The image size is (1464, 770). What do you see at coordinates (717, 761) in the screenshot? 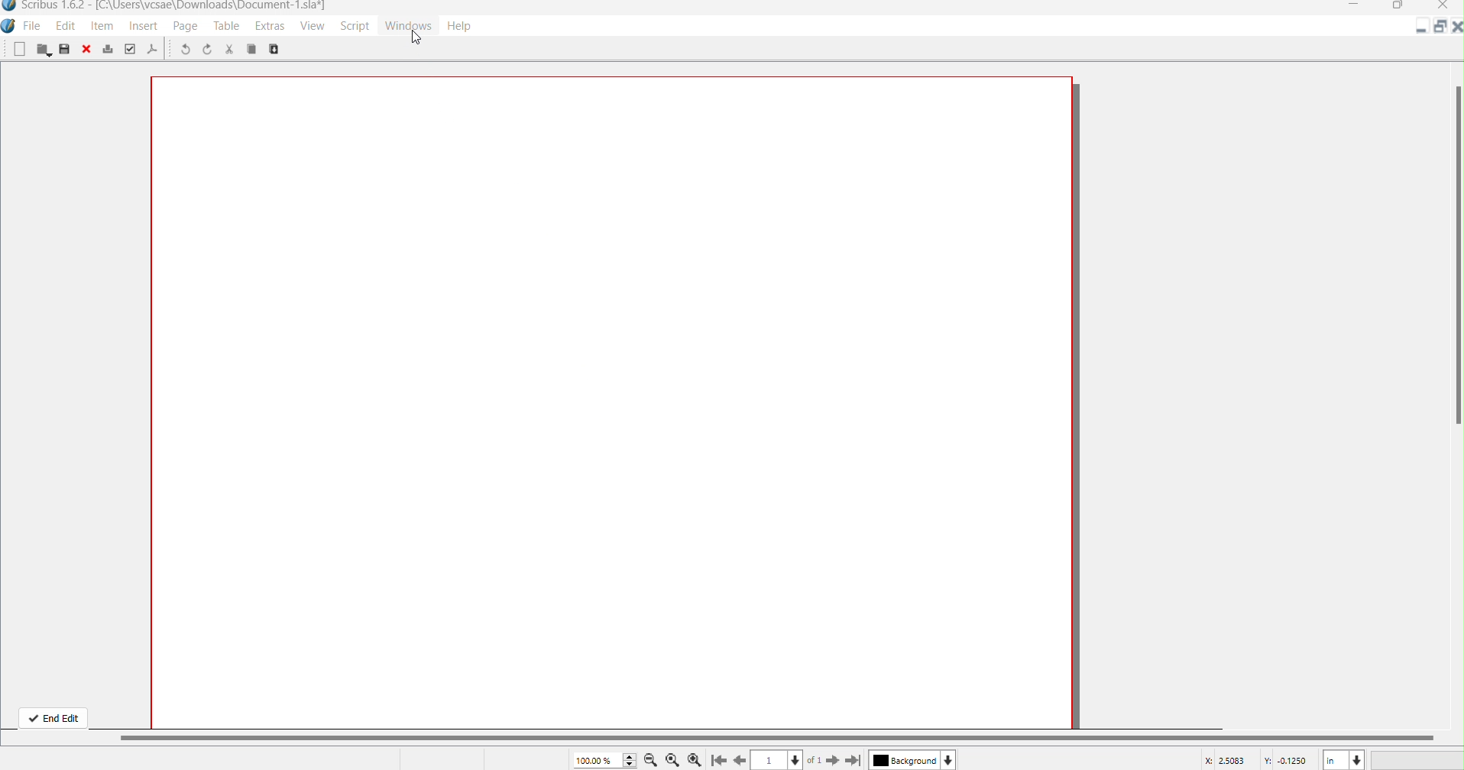
I see `go to top` at bounding box center [717, 761].